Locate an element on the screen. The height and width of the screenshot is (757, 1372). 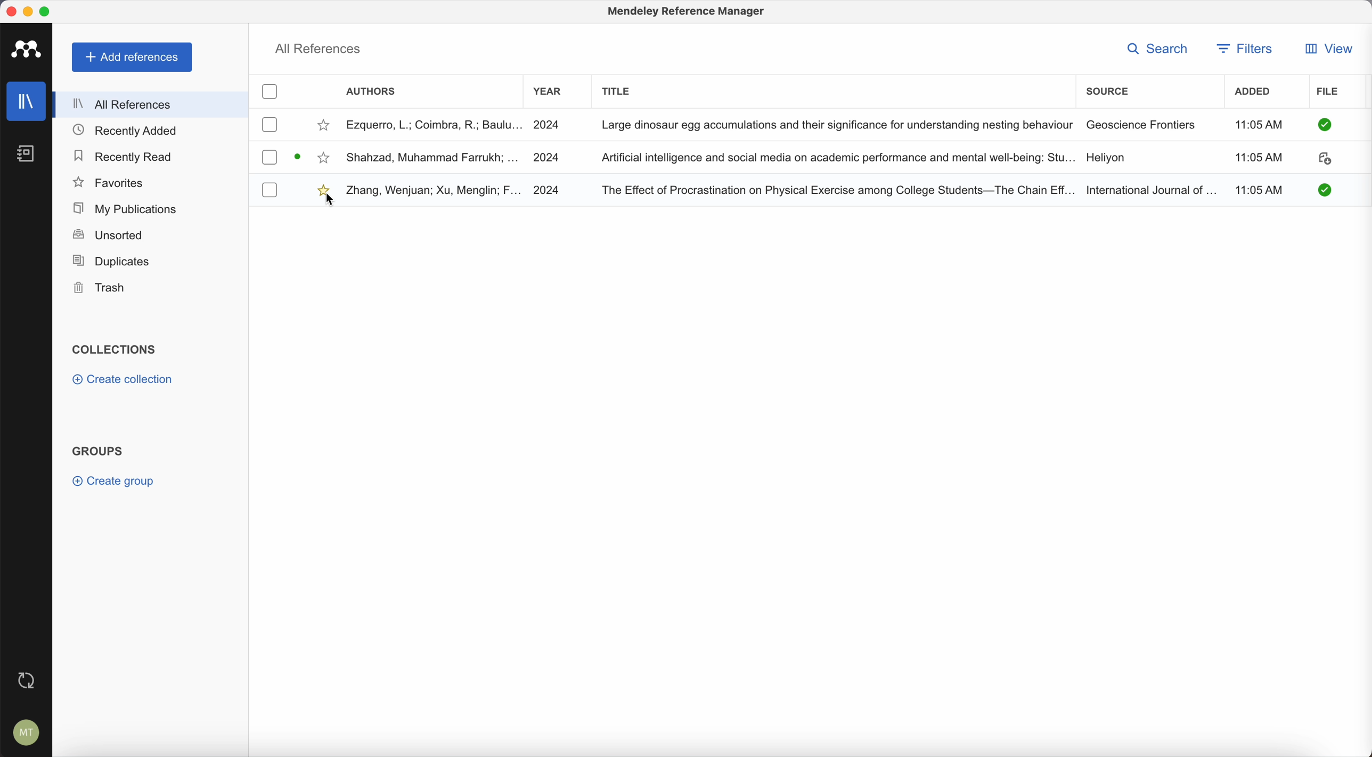
account settings is located at coordinates (24, 730).